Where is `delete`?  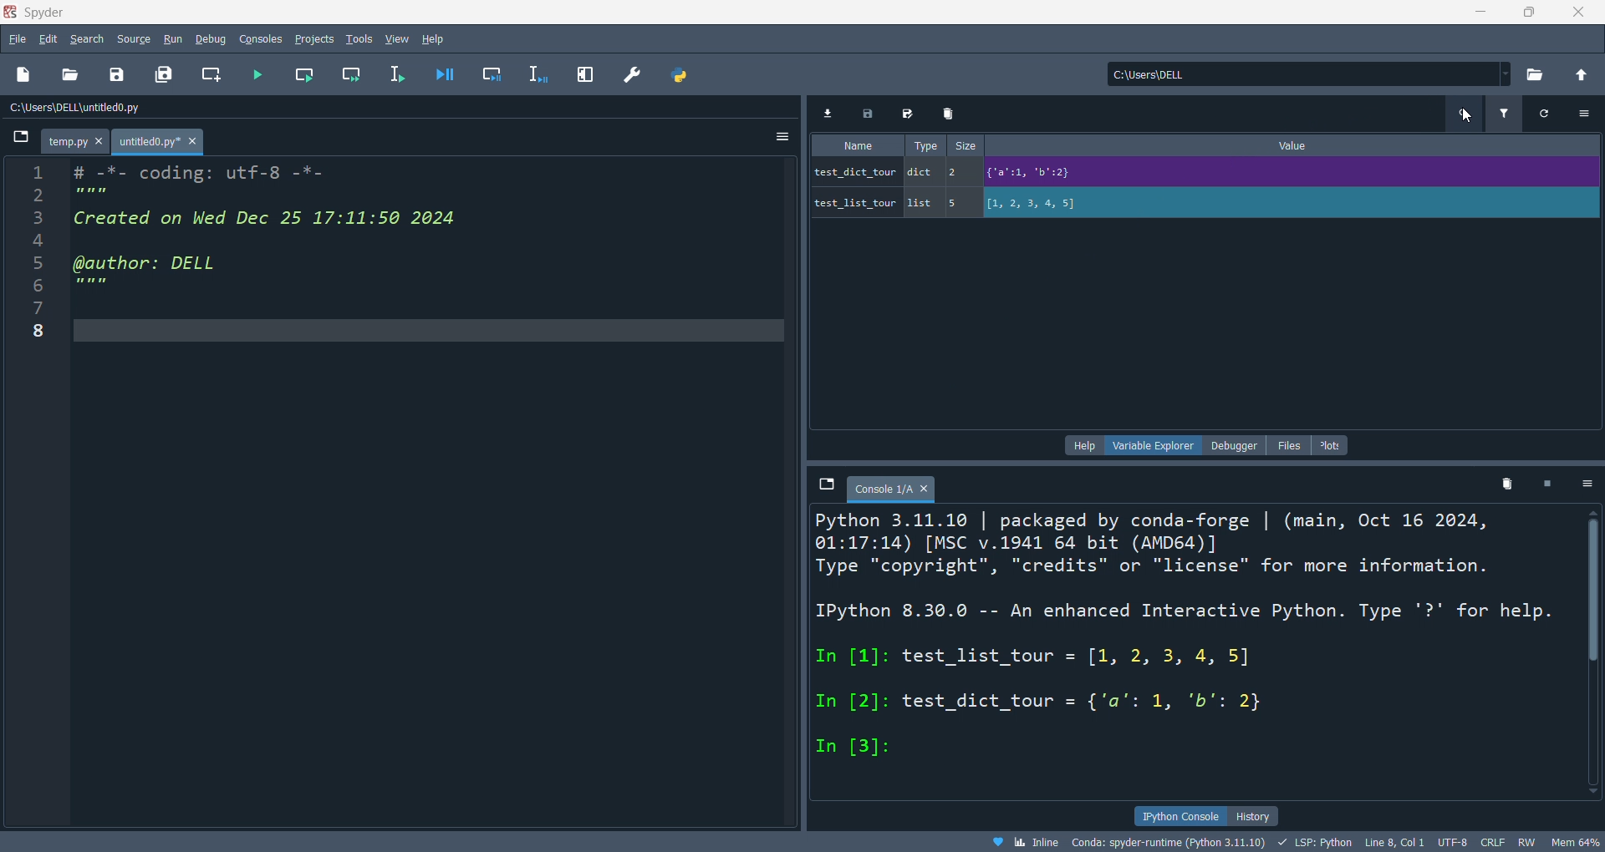
delete is located at coordinates (945, 111).